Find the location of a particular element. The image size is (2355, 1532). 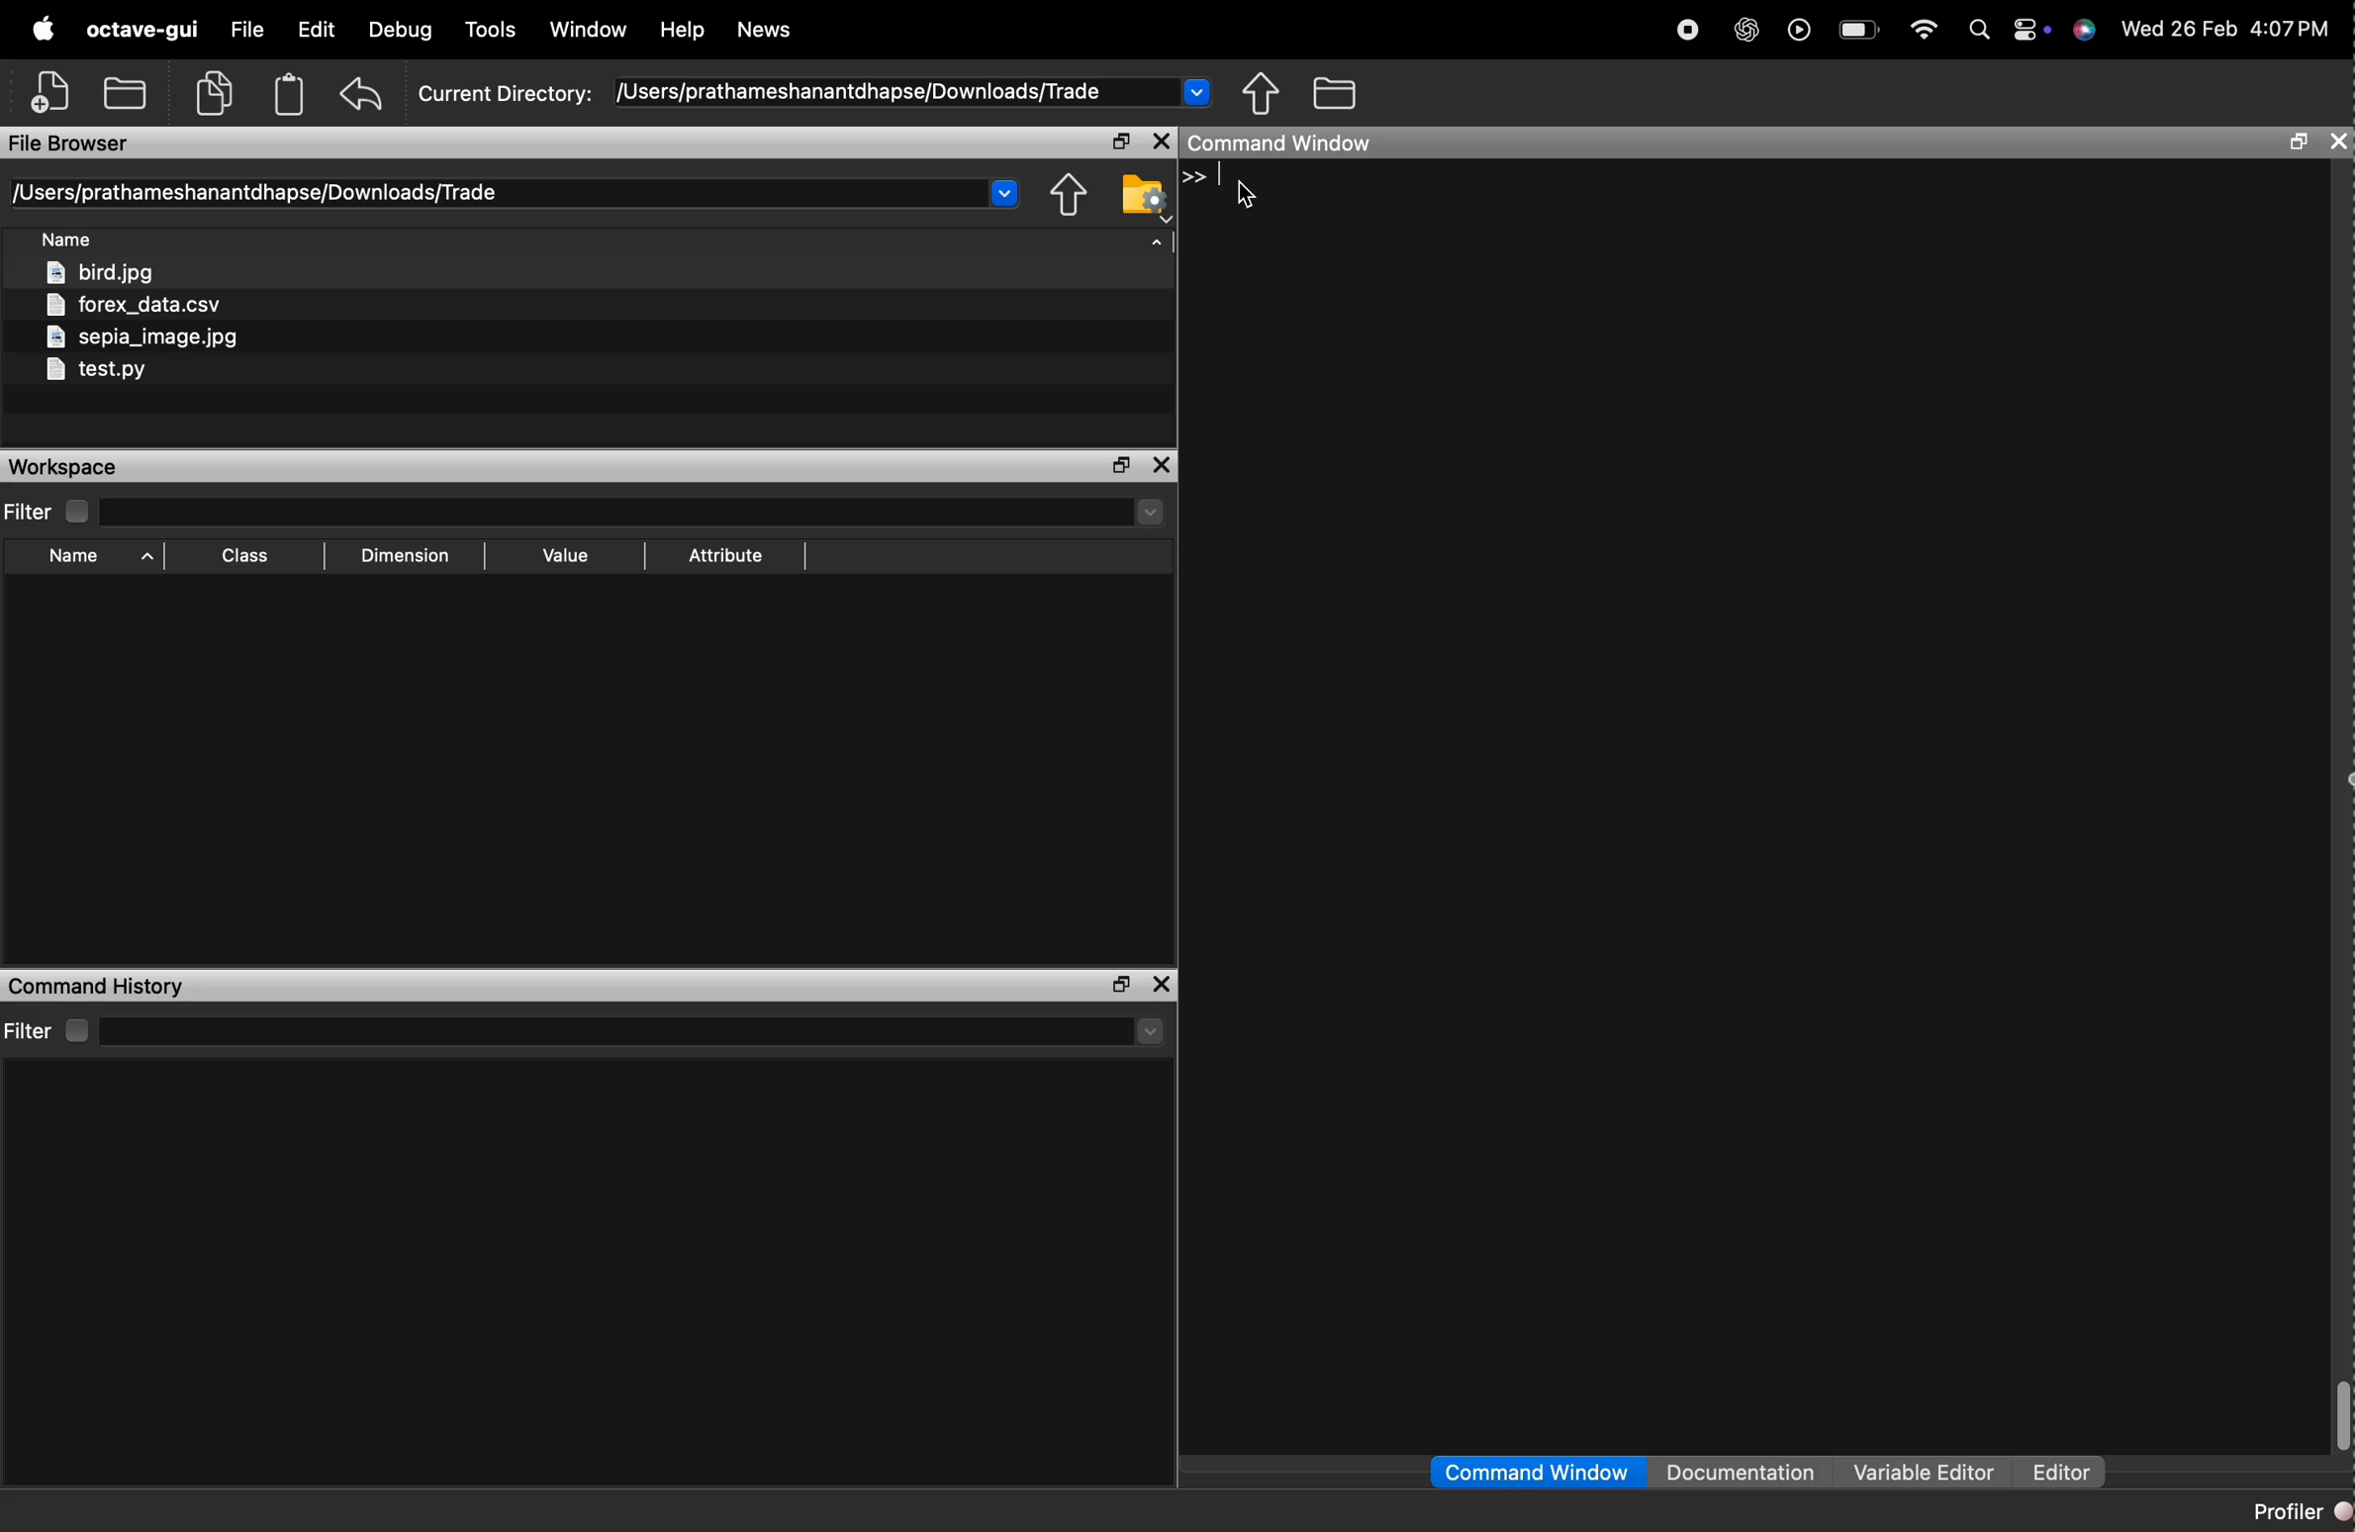

Attribute is located at coordinates (727, 557).